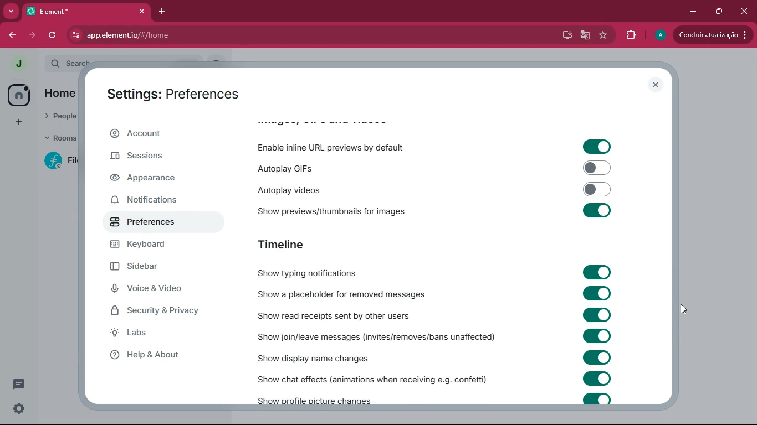 Image resolution: width=757 pixels, height=425 pixels. What do you see at coordinates (155, 312) in the screenshot?
I see `security & privacy` at bounding box center [155, 312].